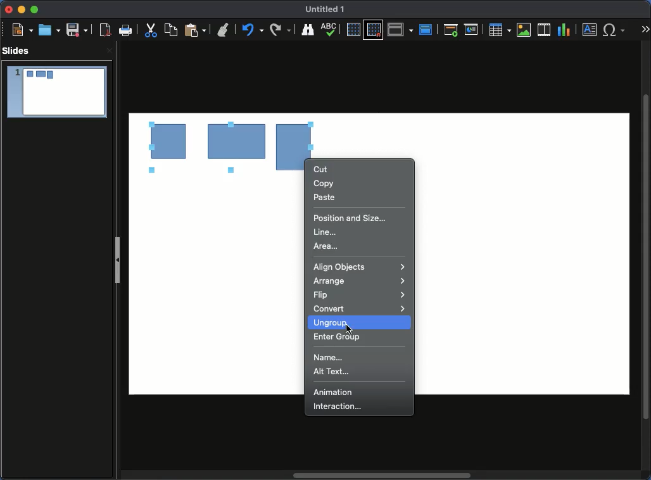  I want to click on Cut, so click(151, 31).